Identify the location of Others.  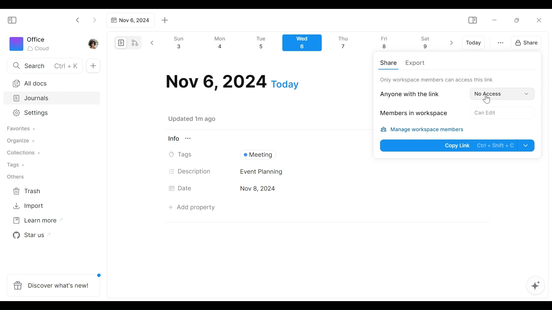
(16, 177).